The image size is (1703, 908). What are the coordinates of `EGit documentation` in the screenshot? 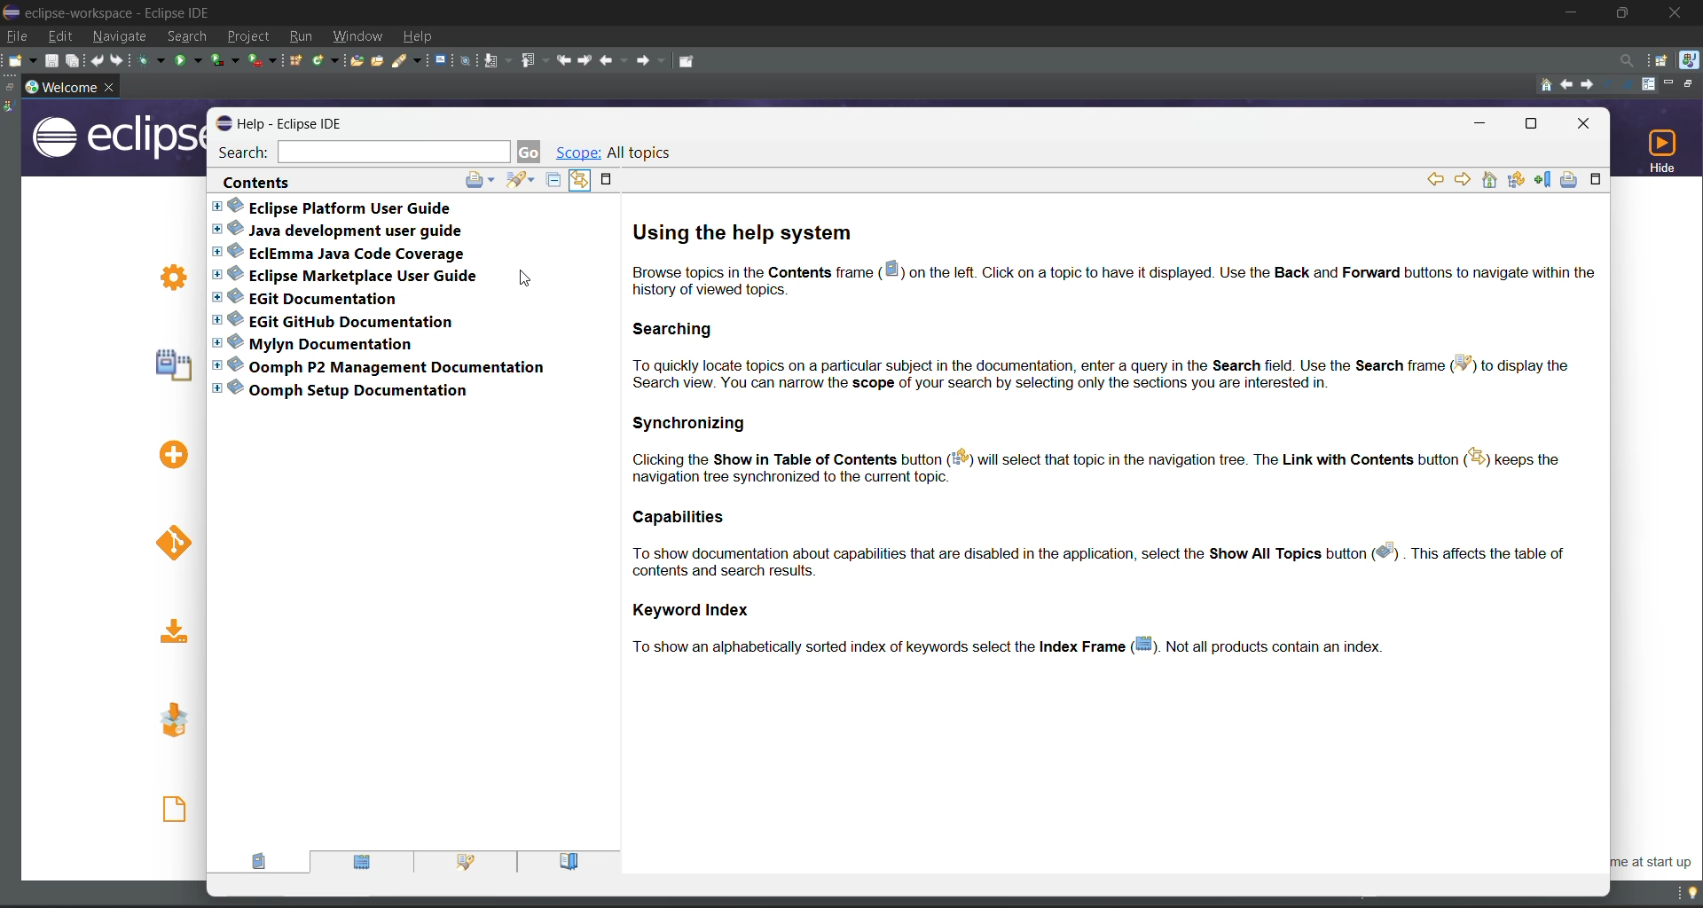 It's located at (307, 299).